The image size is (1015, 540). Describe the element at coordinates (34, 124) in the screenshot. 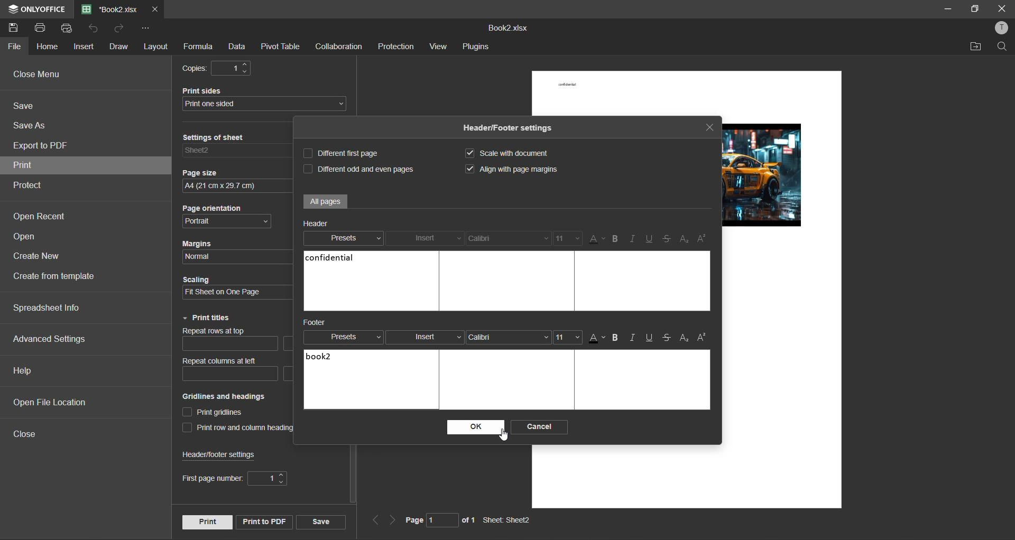

I see `save as ` at that location.